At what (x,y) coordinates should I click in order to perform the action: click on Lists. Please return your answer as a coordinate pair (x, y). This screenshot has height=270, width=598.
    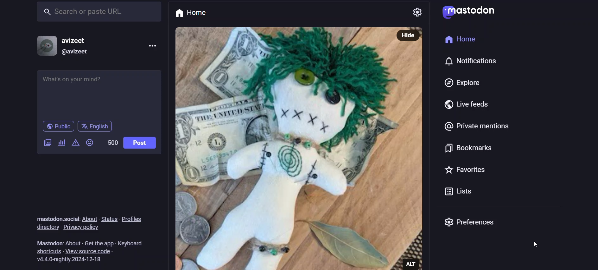
    Looking at the image, I should click on (461, 193).